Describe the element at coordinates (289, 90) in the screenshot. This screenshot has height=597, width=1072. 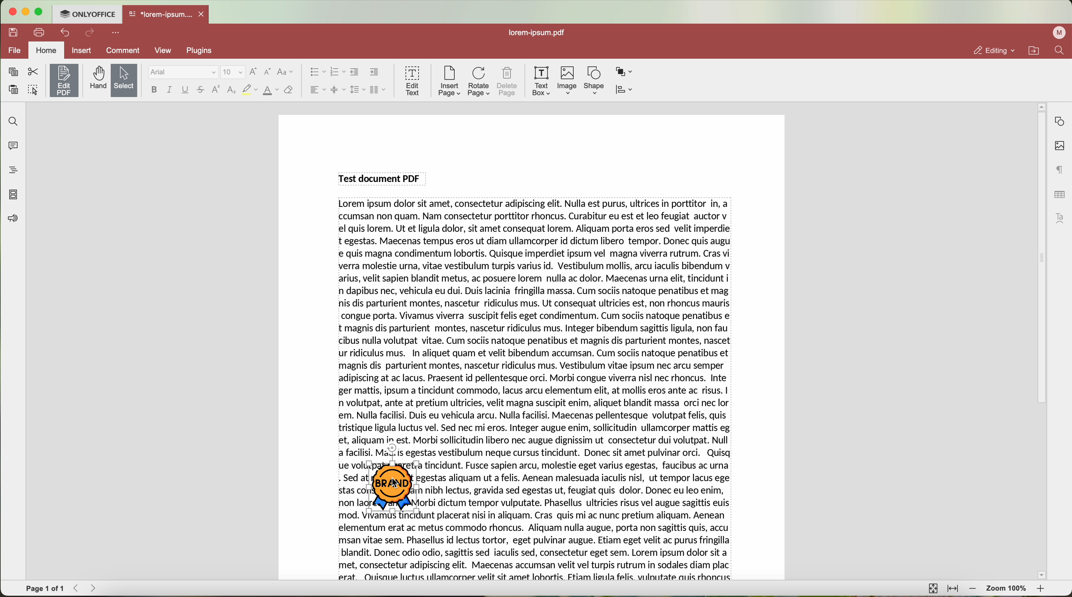
I see `clear style` at that location.